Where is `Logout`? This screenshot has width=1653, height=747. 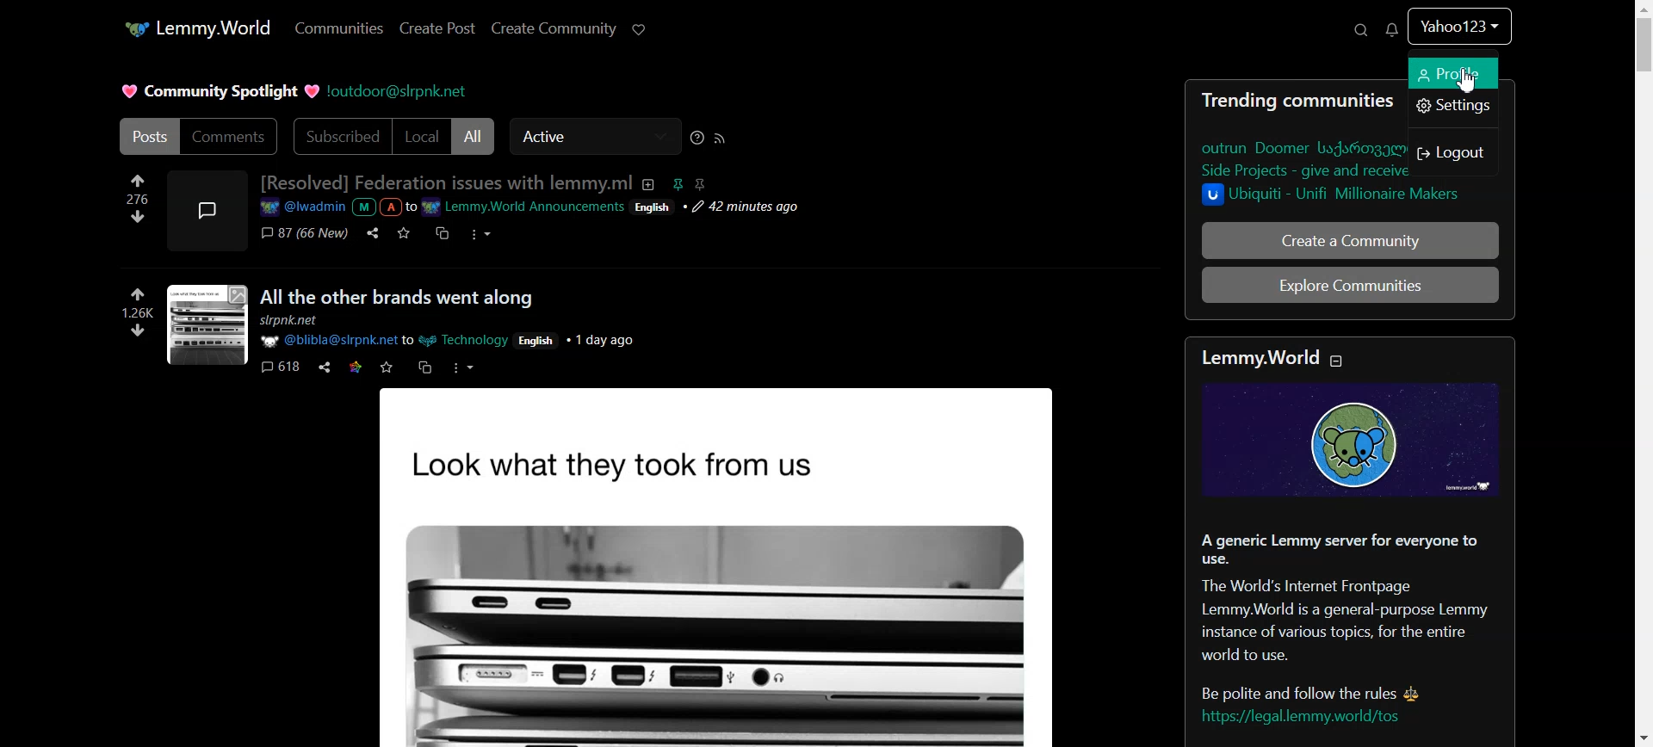
Logout is located at coordinates (1456, 151).